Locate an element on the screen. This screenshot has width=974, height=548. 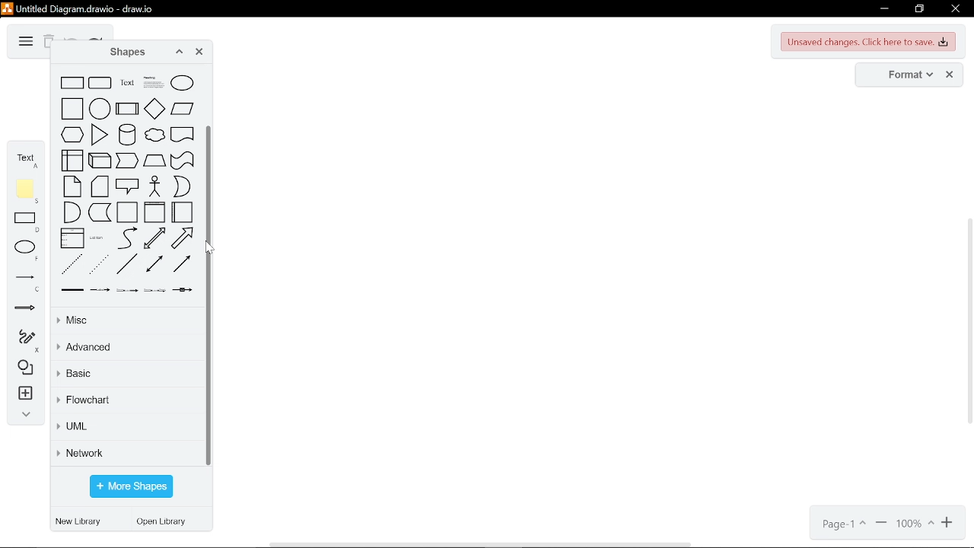
link is located at coordinates (72, 290).